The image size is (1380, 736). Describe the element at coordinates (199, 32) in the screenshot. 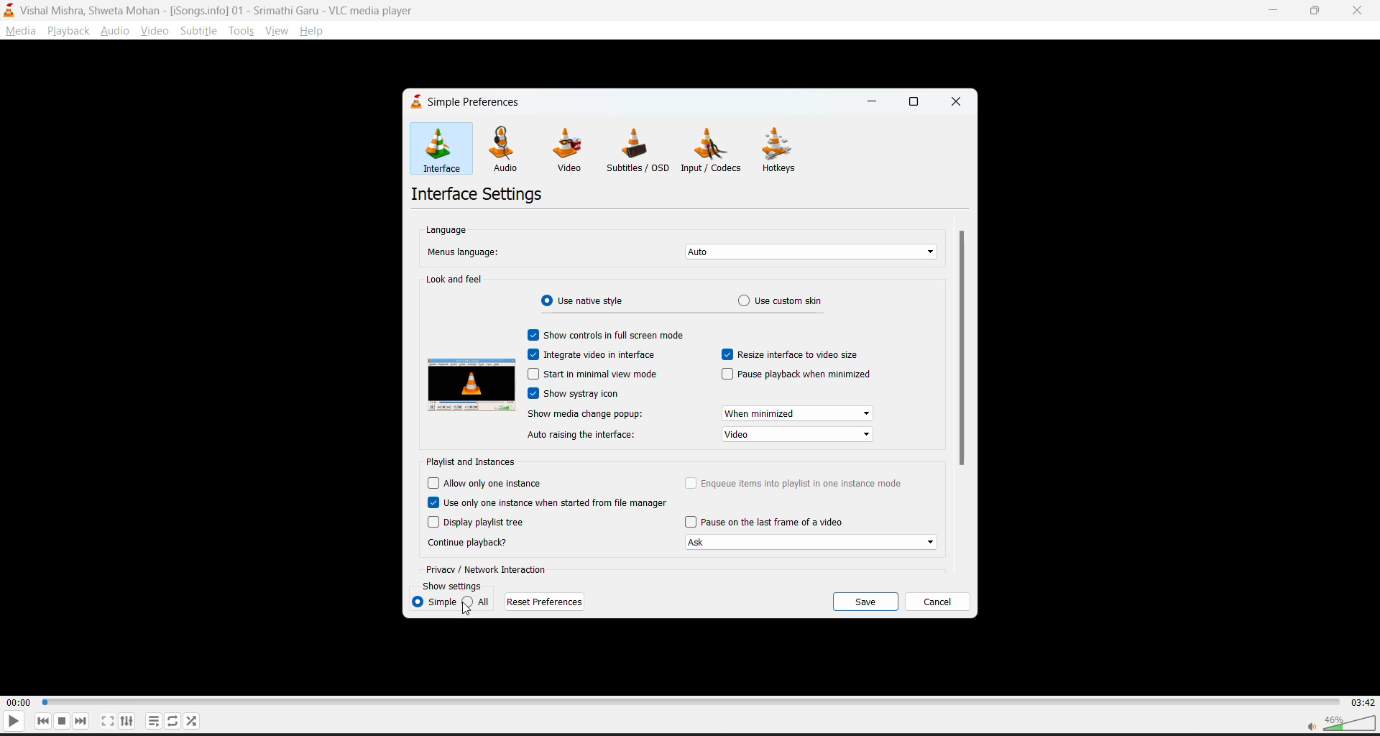

I see `subtitle` at that location.